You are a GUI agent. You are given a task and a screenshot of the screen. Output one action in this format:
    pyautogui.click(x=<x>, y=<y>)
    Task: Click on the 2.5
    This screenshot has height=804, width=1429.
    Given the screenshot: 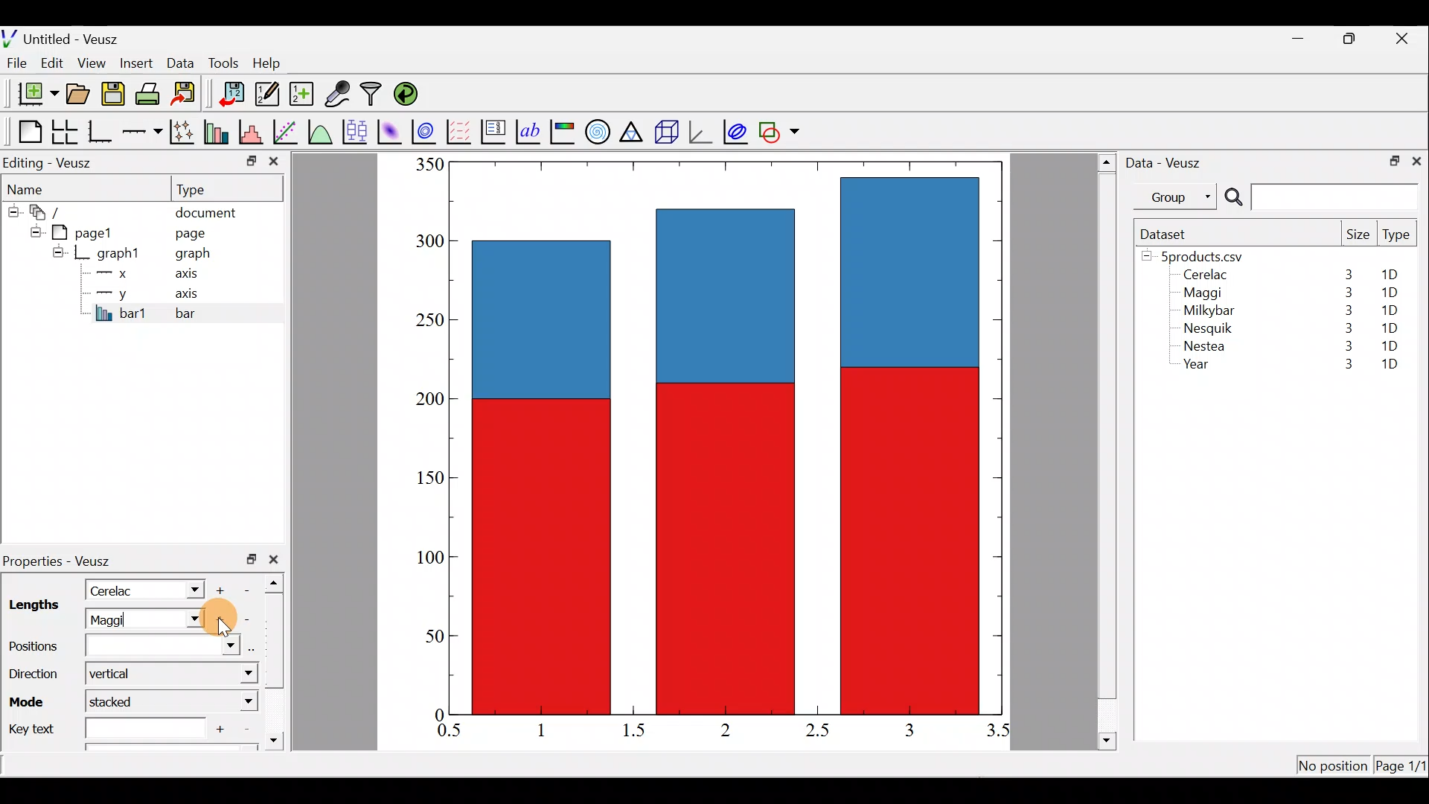 What is the action you would take?
    pyautogui.click(x=817, y=730)
    